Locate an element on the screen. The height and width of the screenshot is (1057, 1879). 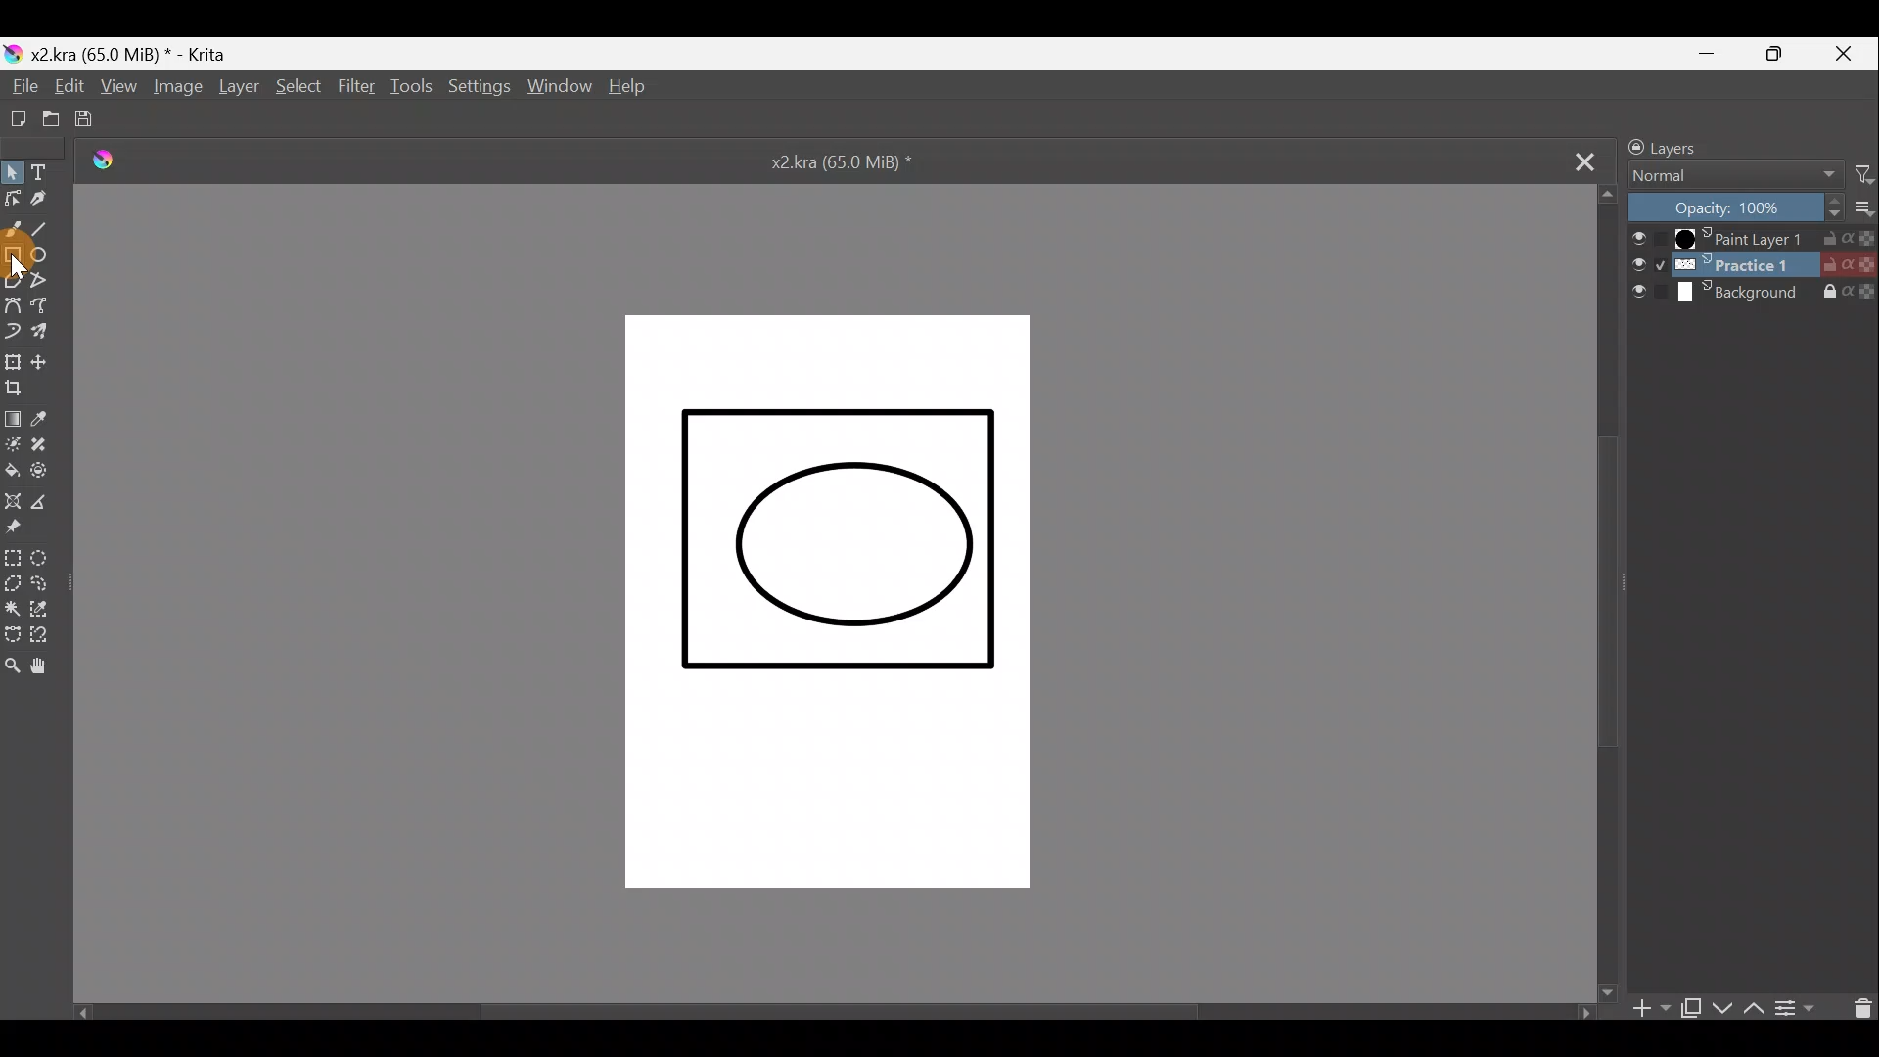
Opacity: 100% is located at coordinates (1737, 207).